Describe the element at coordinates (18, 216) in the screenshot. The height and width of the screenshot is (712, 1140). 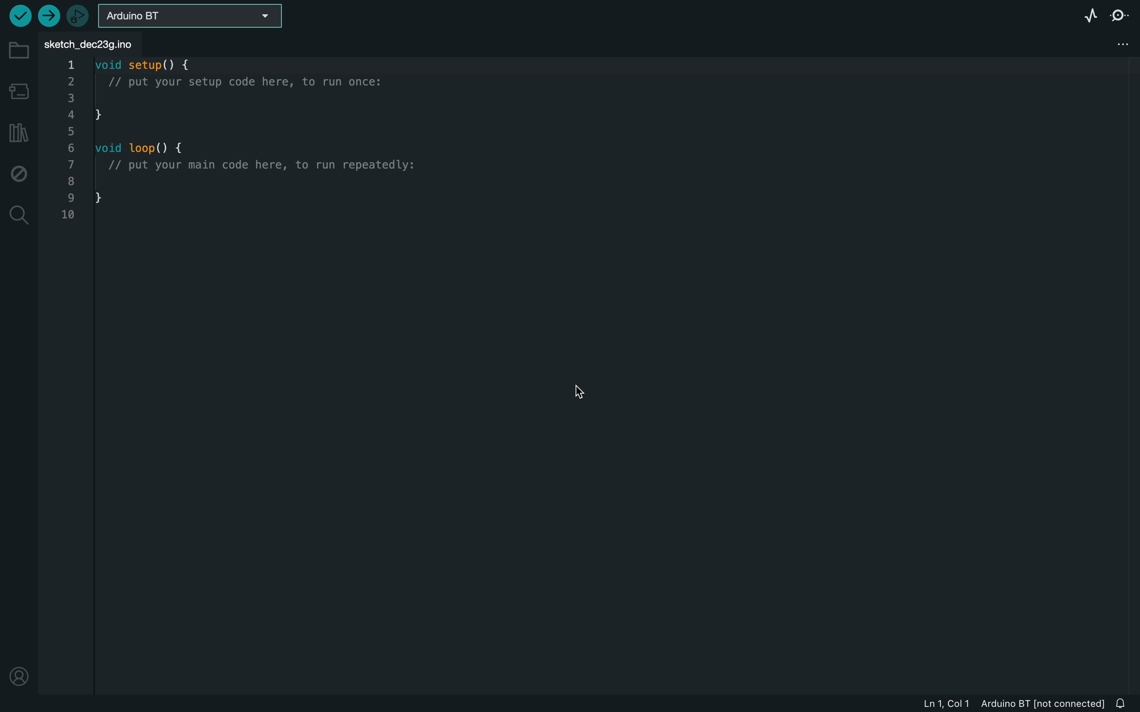
I see `search` at that location.